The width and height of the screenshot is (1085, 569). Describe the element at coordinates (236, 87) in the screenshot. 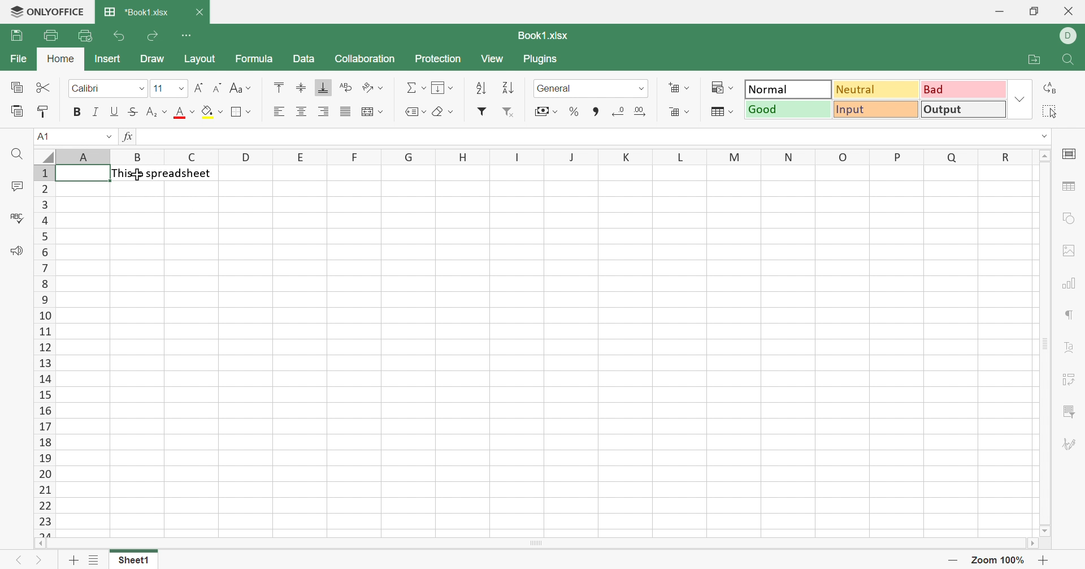

I see `Change case` at that location.